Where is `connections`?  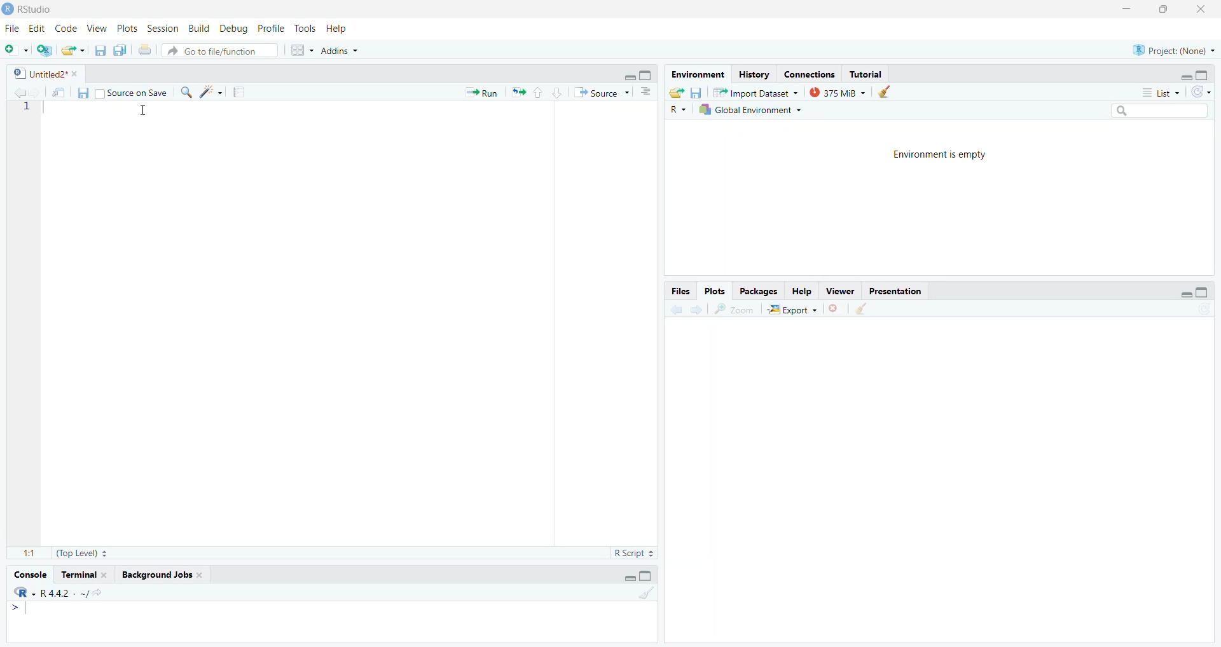 connections is located at coordinates (808, 74).